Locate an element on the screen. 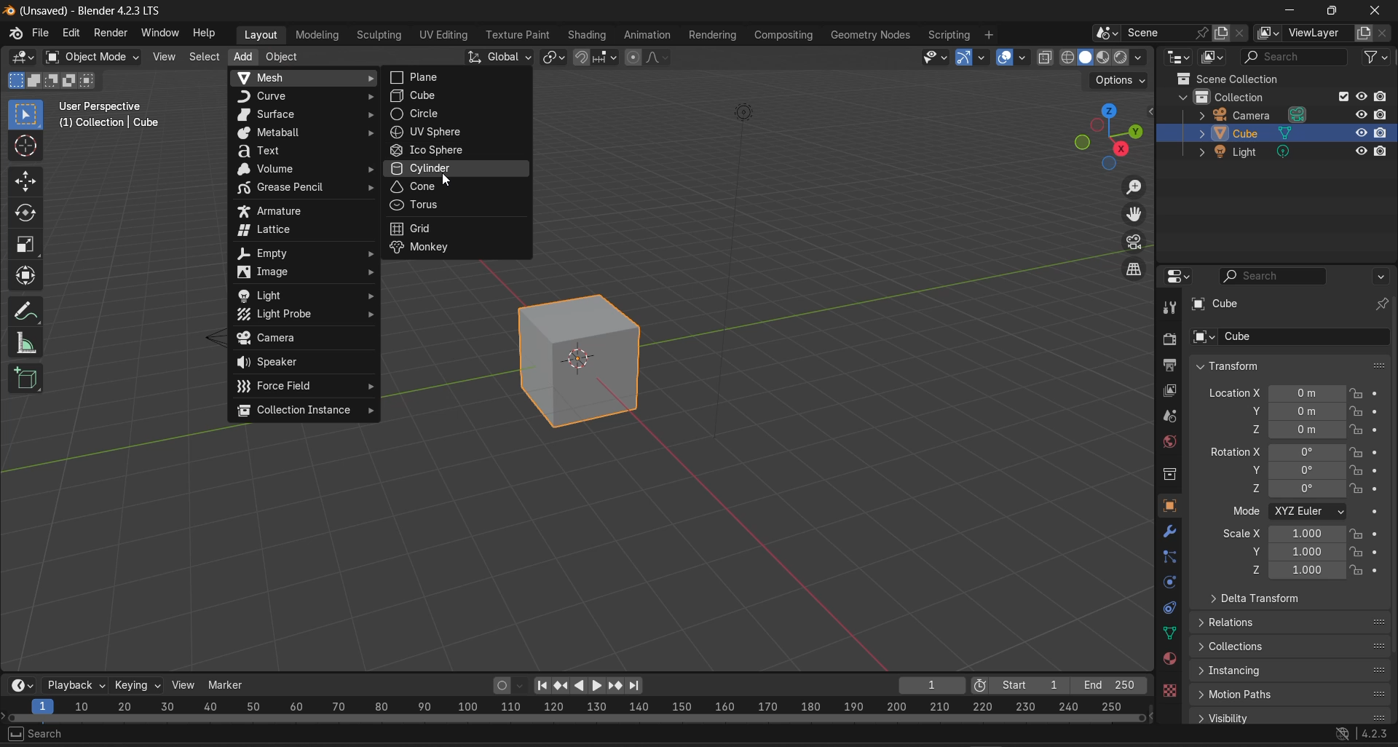 The height and width of the screenshot is (747, 1398). location z is located at coordinates (1295, 430).